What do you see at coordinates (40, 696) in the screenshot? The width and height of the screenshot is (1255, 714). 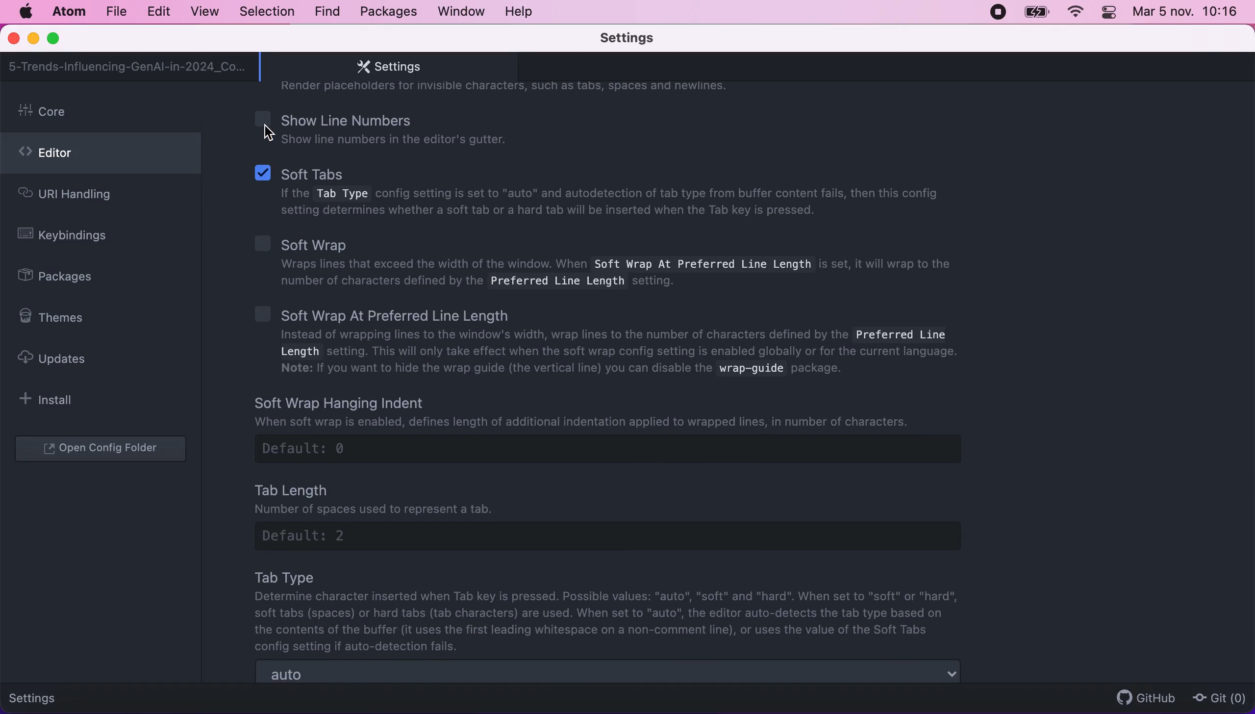 I see `settings` at bounding box center [40, 696].